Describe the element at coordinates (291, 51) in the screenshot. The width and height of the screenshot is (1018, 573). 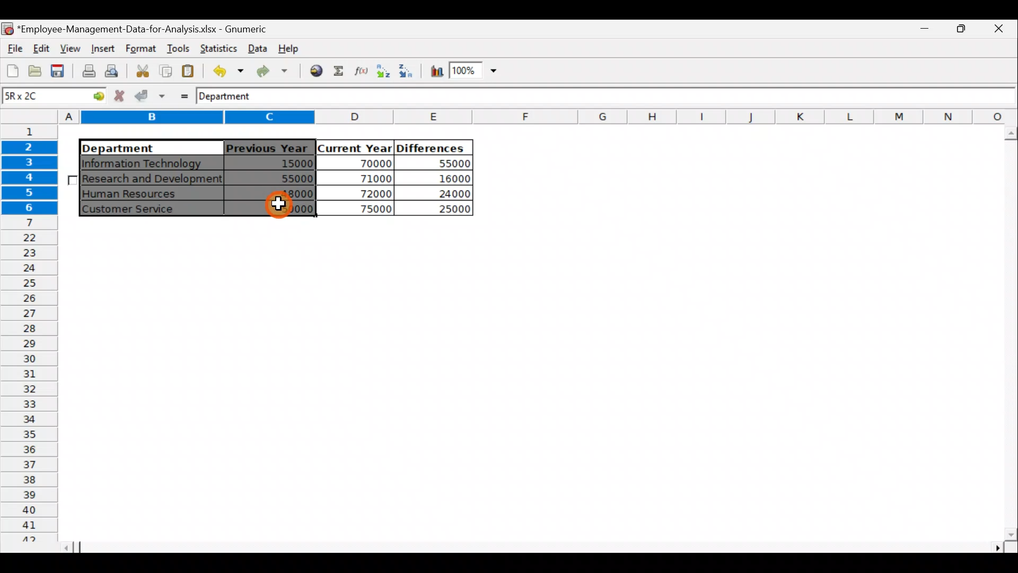
I see `Help` at that location.